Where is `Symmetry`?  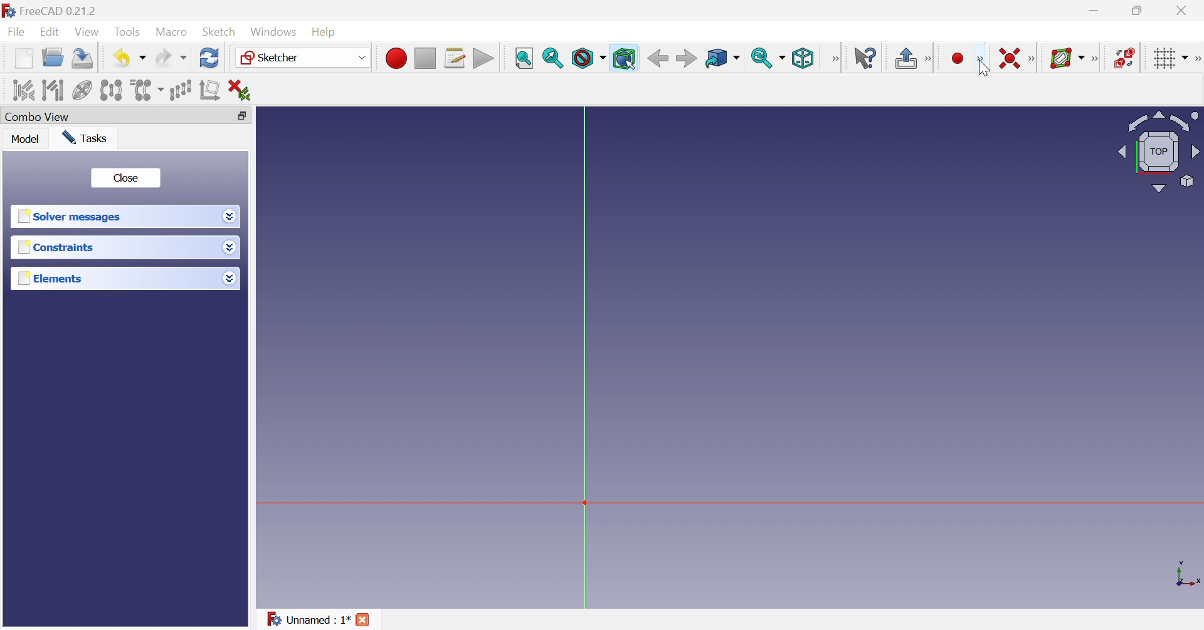
Symmetry is located at coordinates (112, 91).